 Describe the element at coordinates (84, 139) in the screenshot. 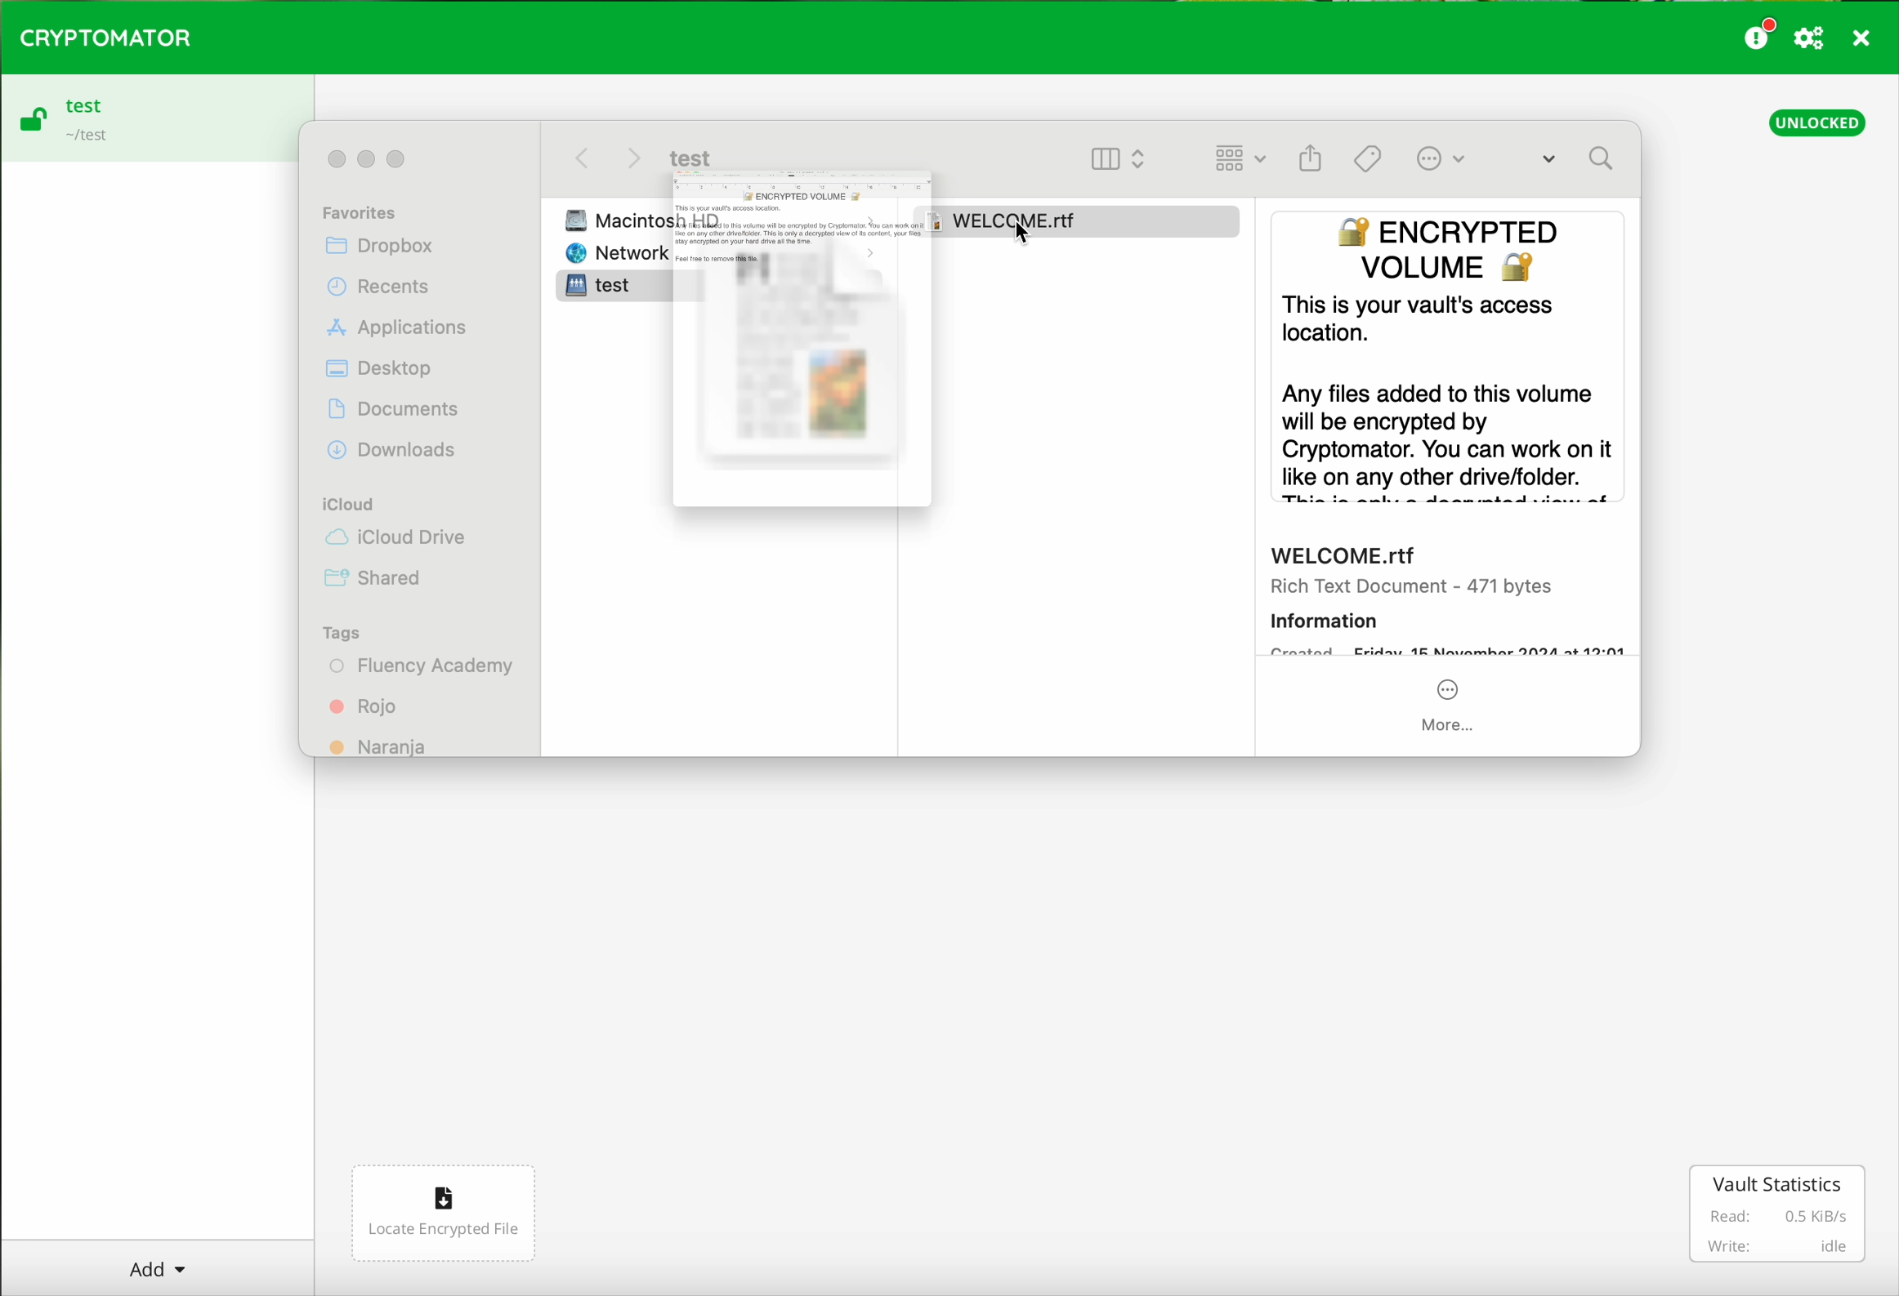

I see `~/test` at that location.